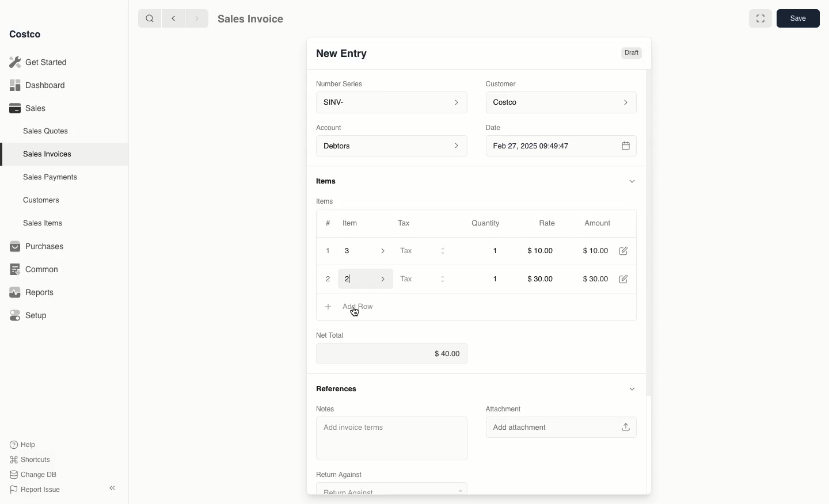 Image resolution: width=829 pixels, height=504 pixels. Describe the element at coordinates (44, 222) in the screenshot. I see `Sales Items` at that location.